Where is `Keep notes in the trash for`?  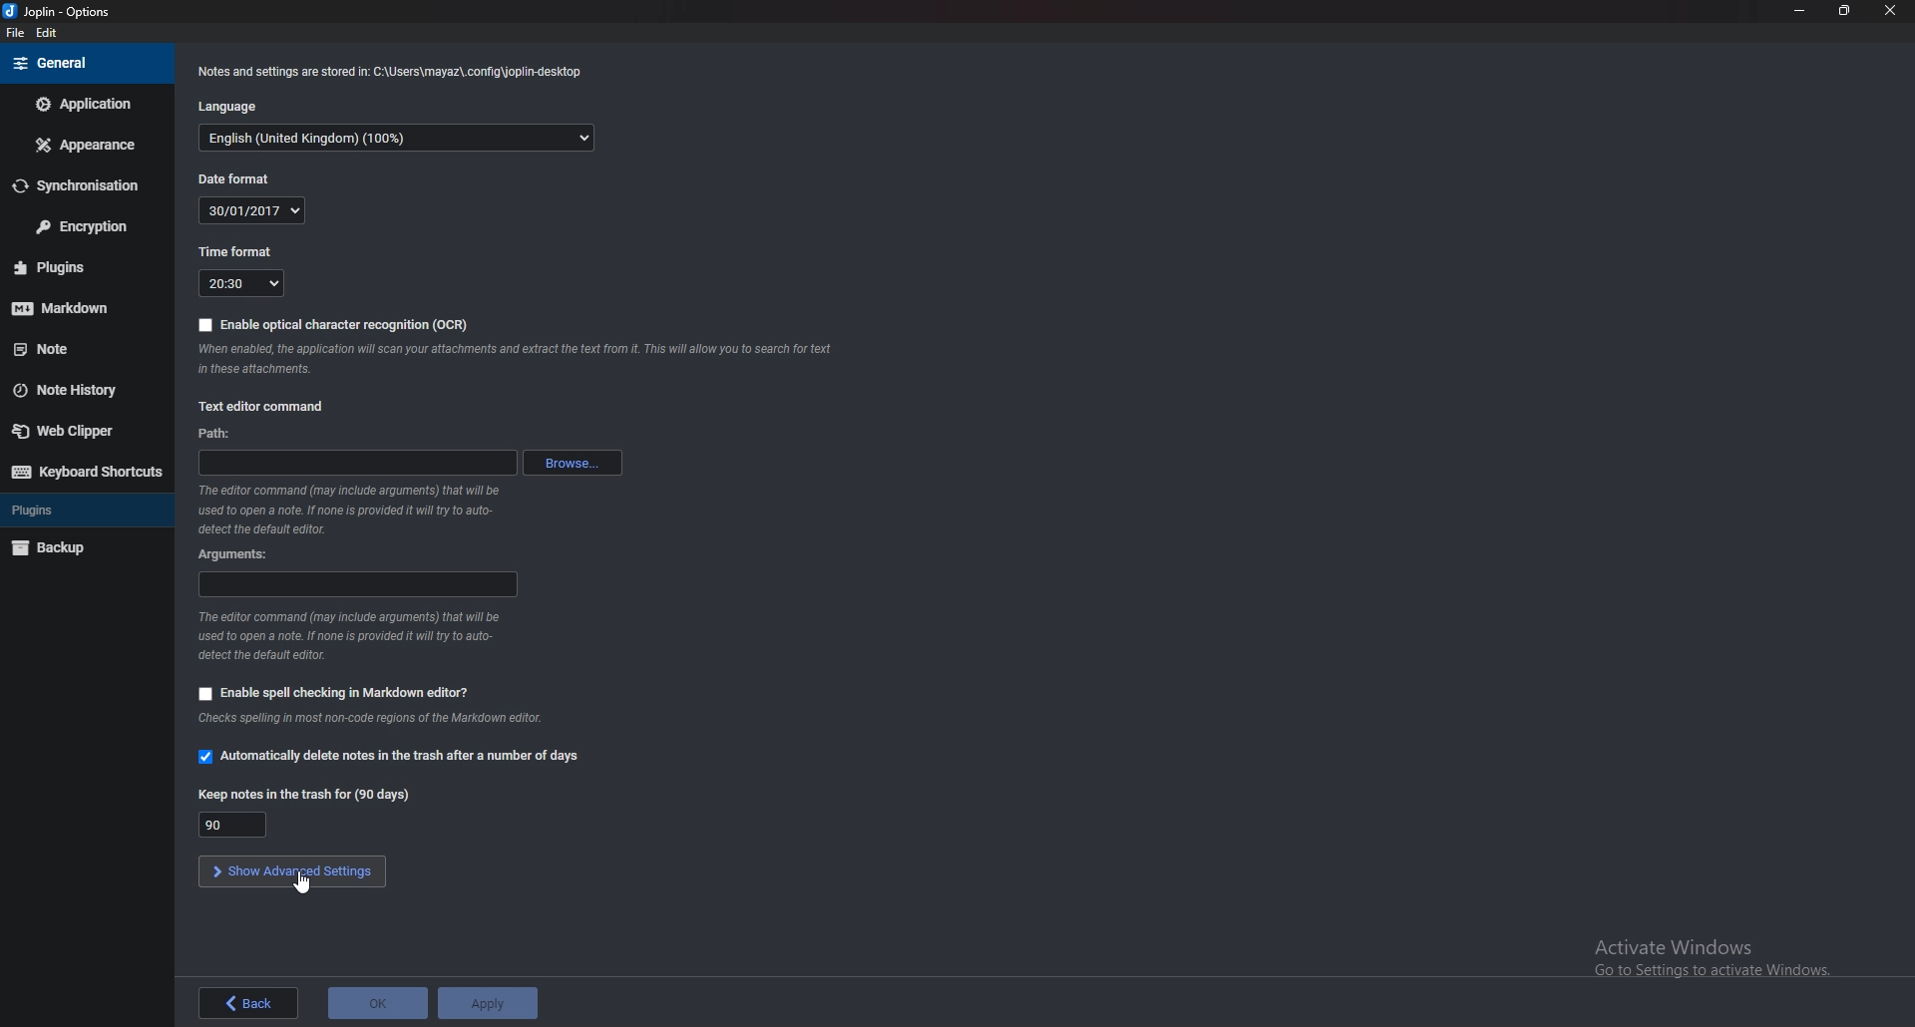
Keep notes in the trash for is located at coordinates (304, 795).